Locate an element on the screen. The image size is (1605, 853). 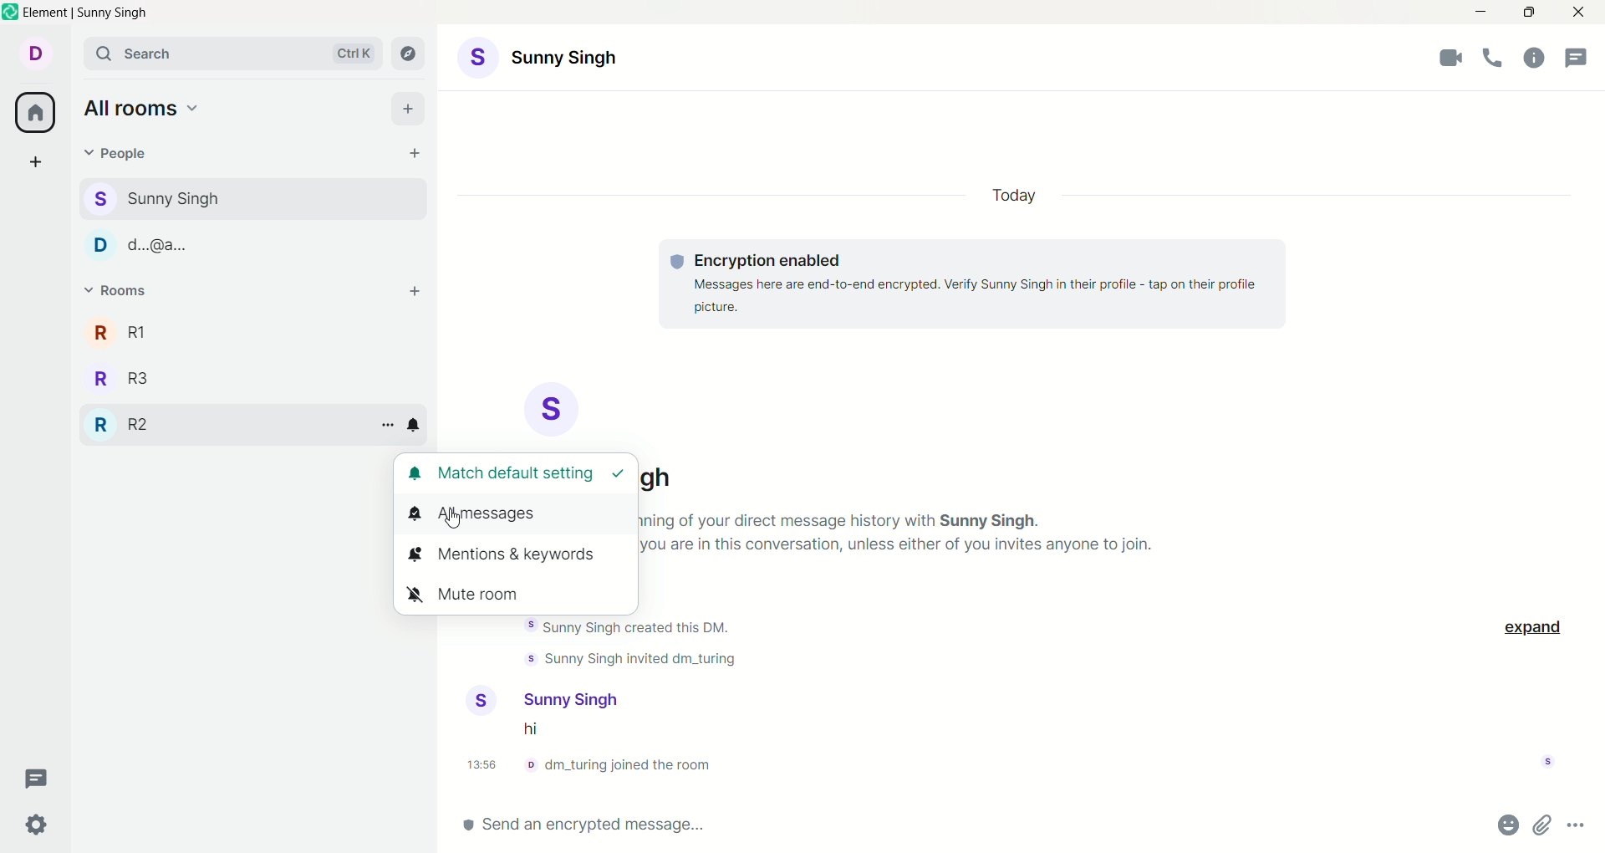
video call is located at coordinates (1451, 61).